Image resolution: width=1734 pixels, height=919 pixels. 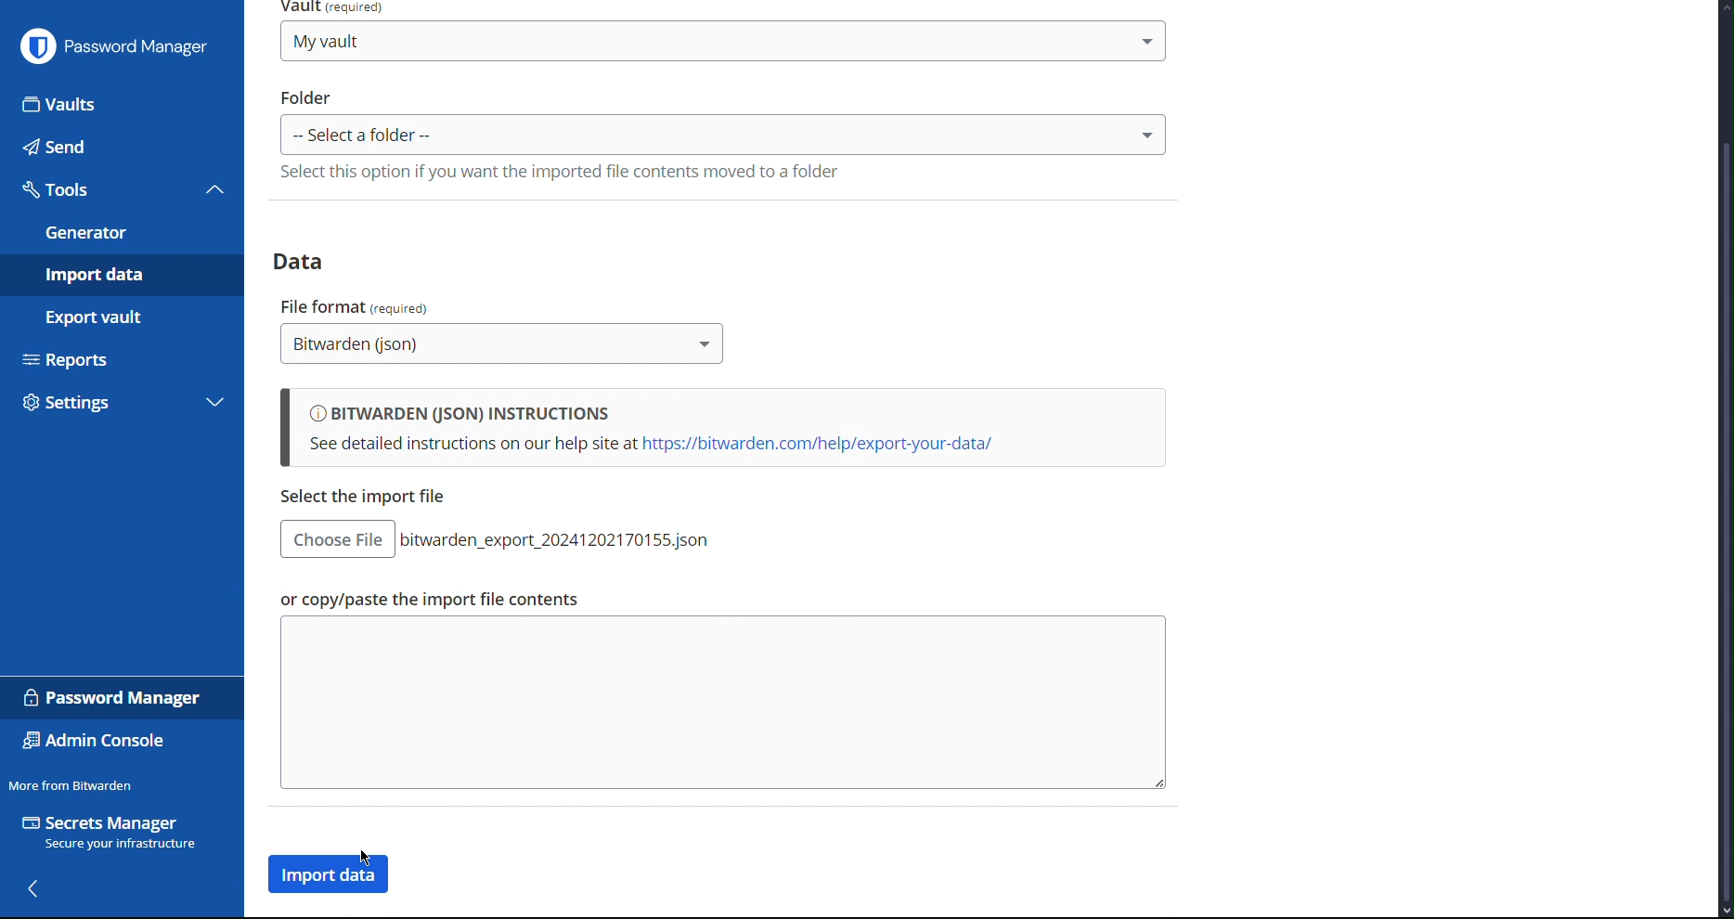 What do you see at coordinates (370, 498) in the screenshot?
I see `copy/paste the import file contents` at bounding box center [370, 498].